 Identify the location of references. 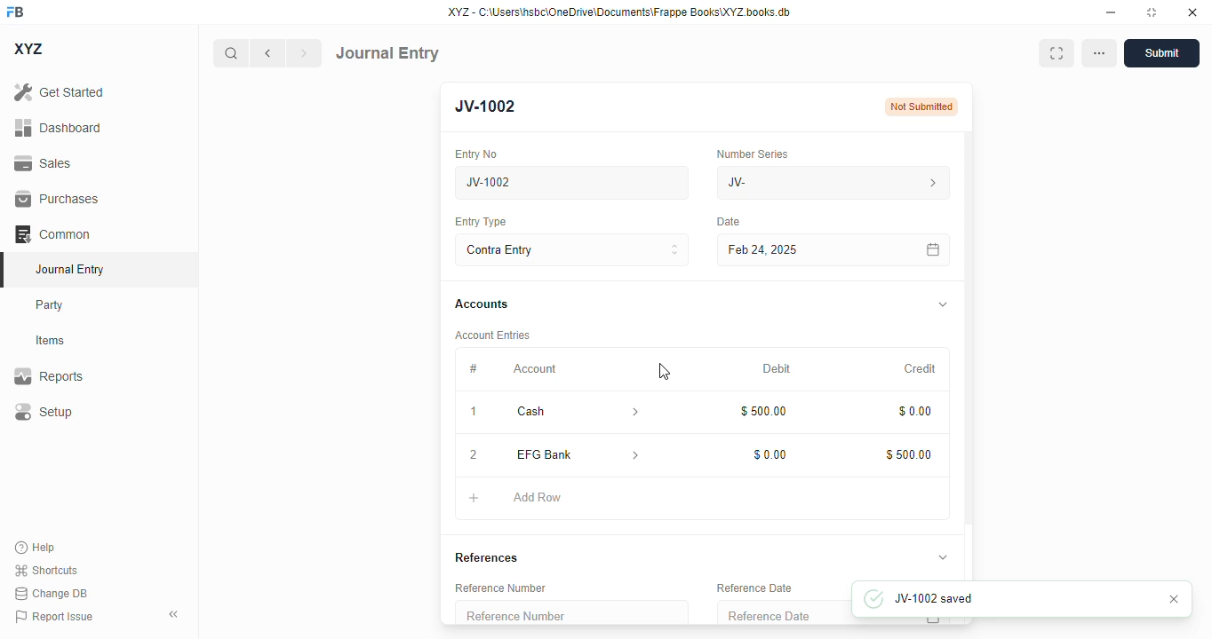
(487, 557).